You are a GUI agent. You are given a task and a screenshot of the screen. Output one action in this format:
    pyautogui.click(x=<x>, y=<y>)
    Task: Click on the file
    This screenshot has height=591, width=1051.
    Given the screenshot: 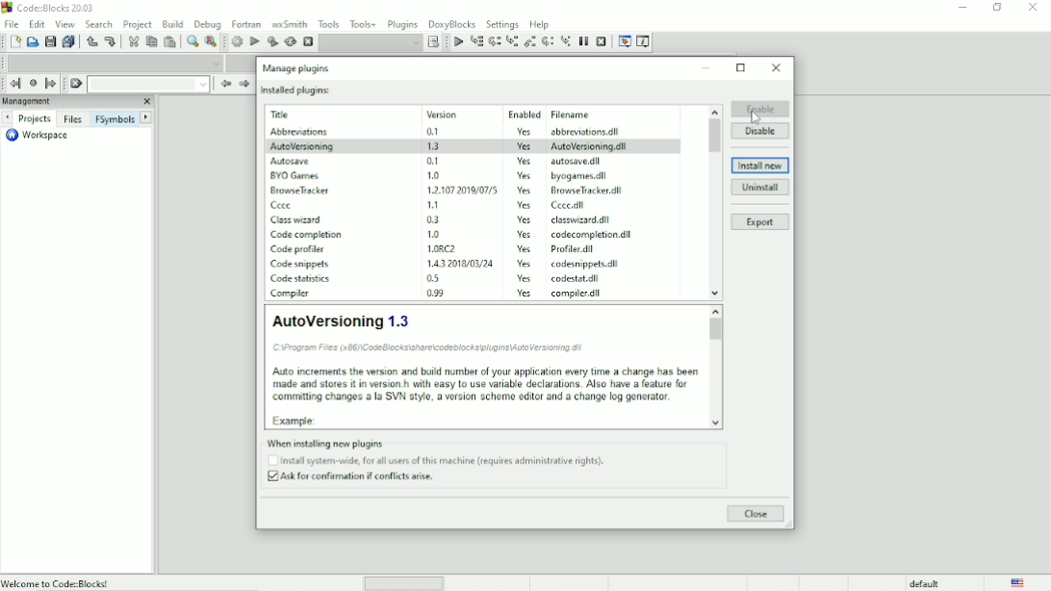 What is the action you would take?
    pyautogui.click(x=580, y=219)
    